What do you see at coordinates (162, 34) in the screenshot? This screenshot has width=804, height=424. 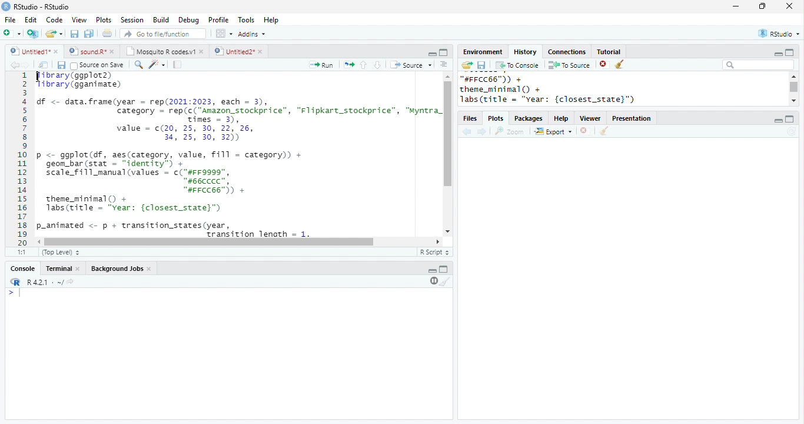 I see `search file` at bounding box center [162, 34].